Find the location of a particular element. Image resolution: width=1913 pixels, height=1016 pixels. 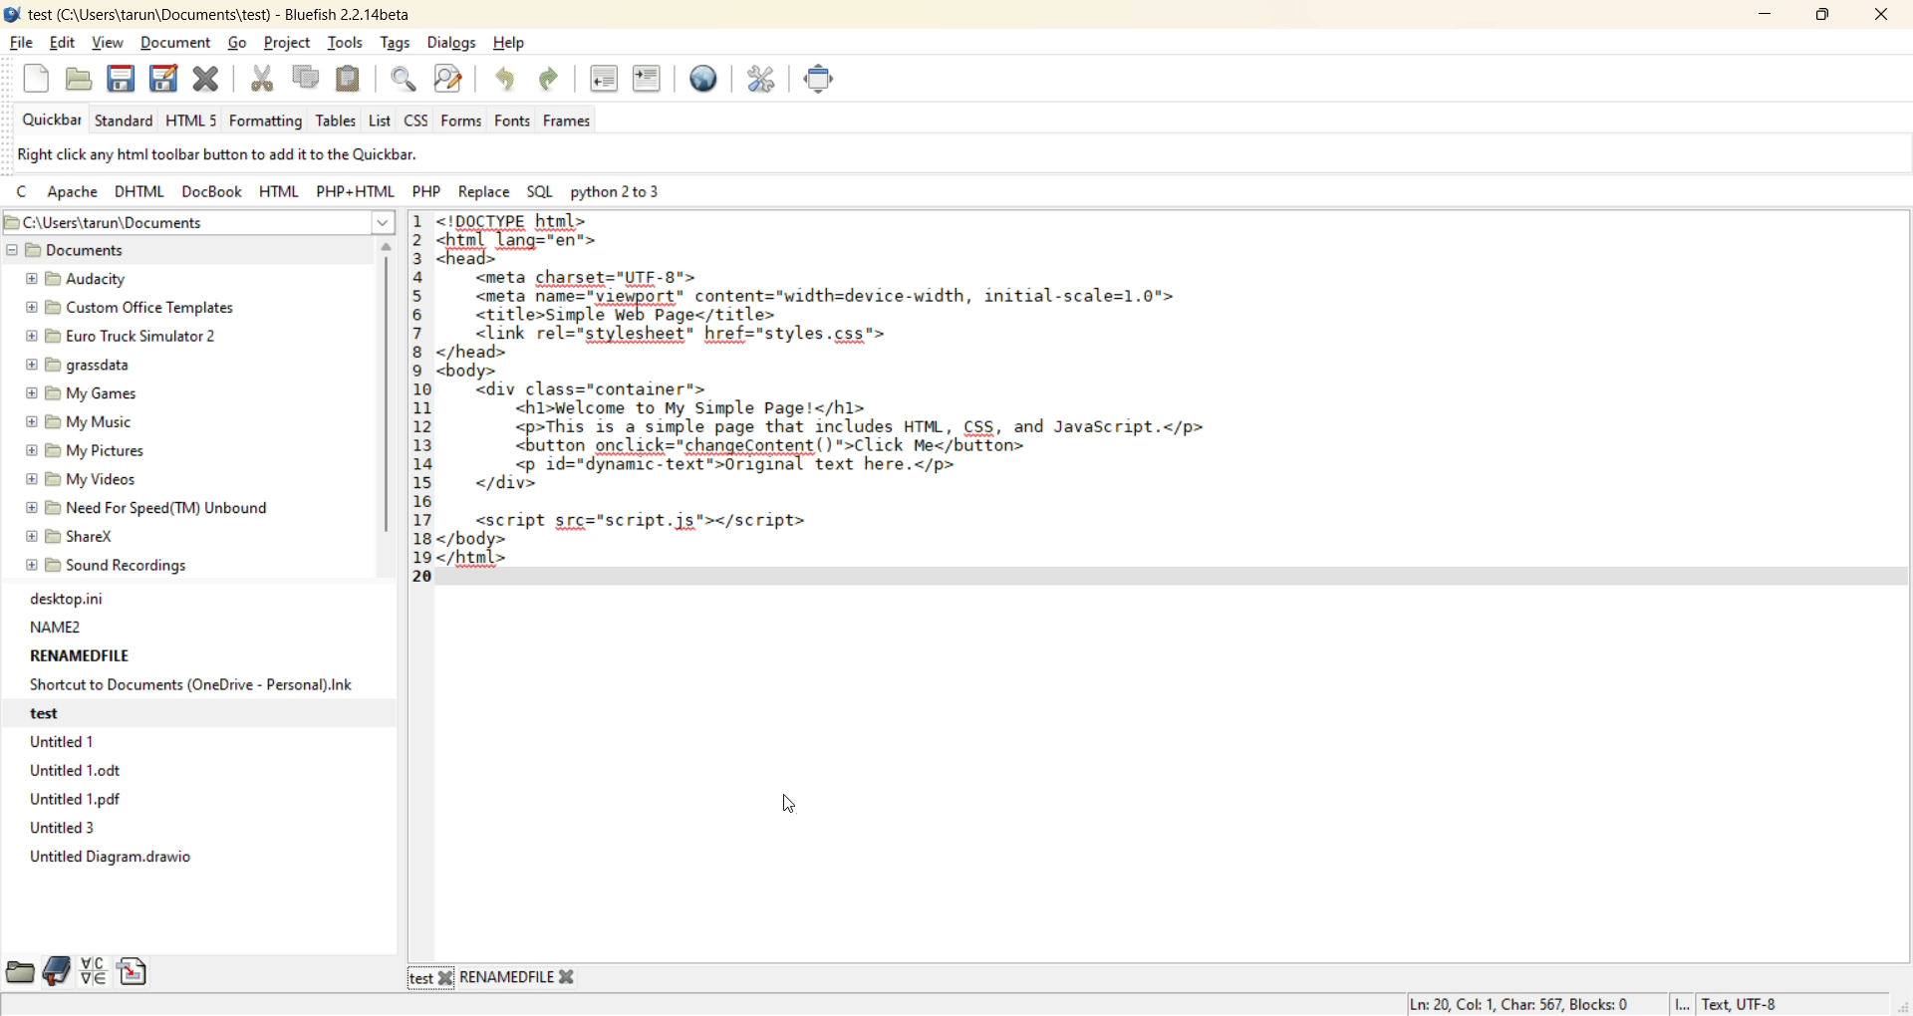

cursor is located at coordinates (792, 808).